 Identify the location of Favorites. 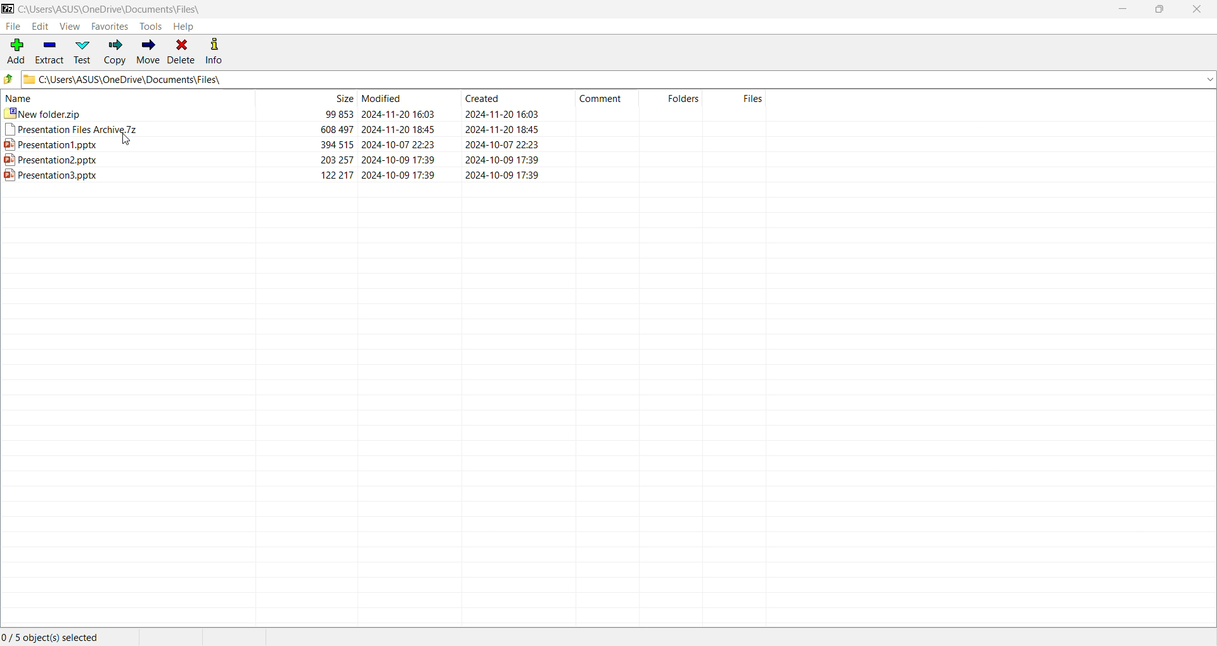
(111, 26).